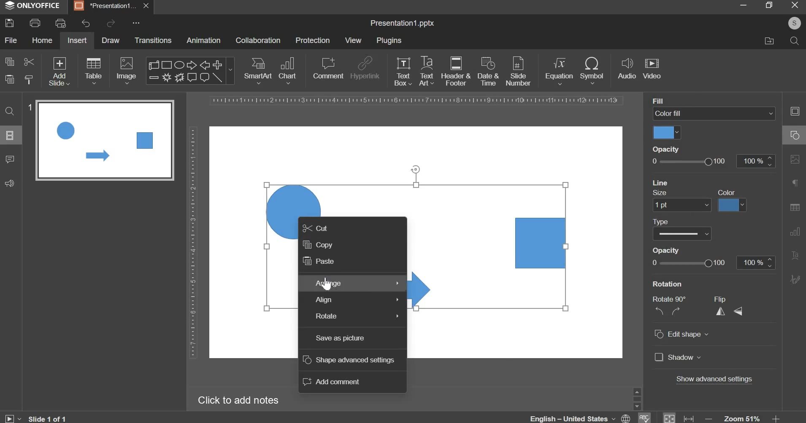 This screenshot has height=423, width=806. Describe the element at coordinates (644, 417) in the screenshot. I see `language` at that location.